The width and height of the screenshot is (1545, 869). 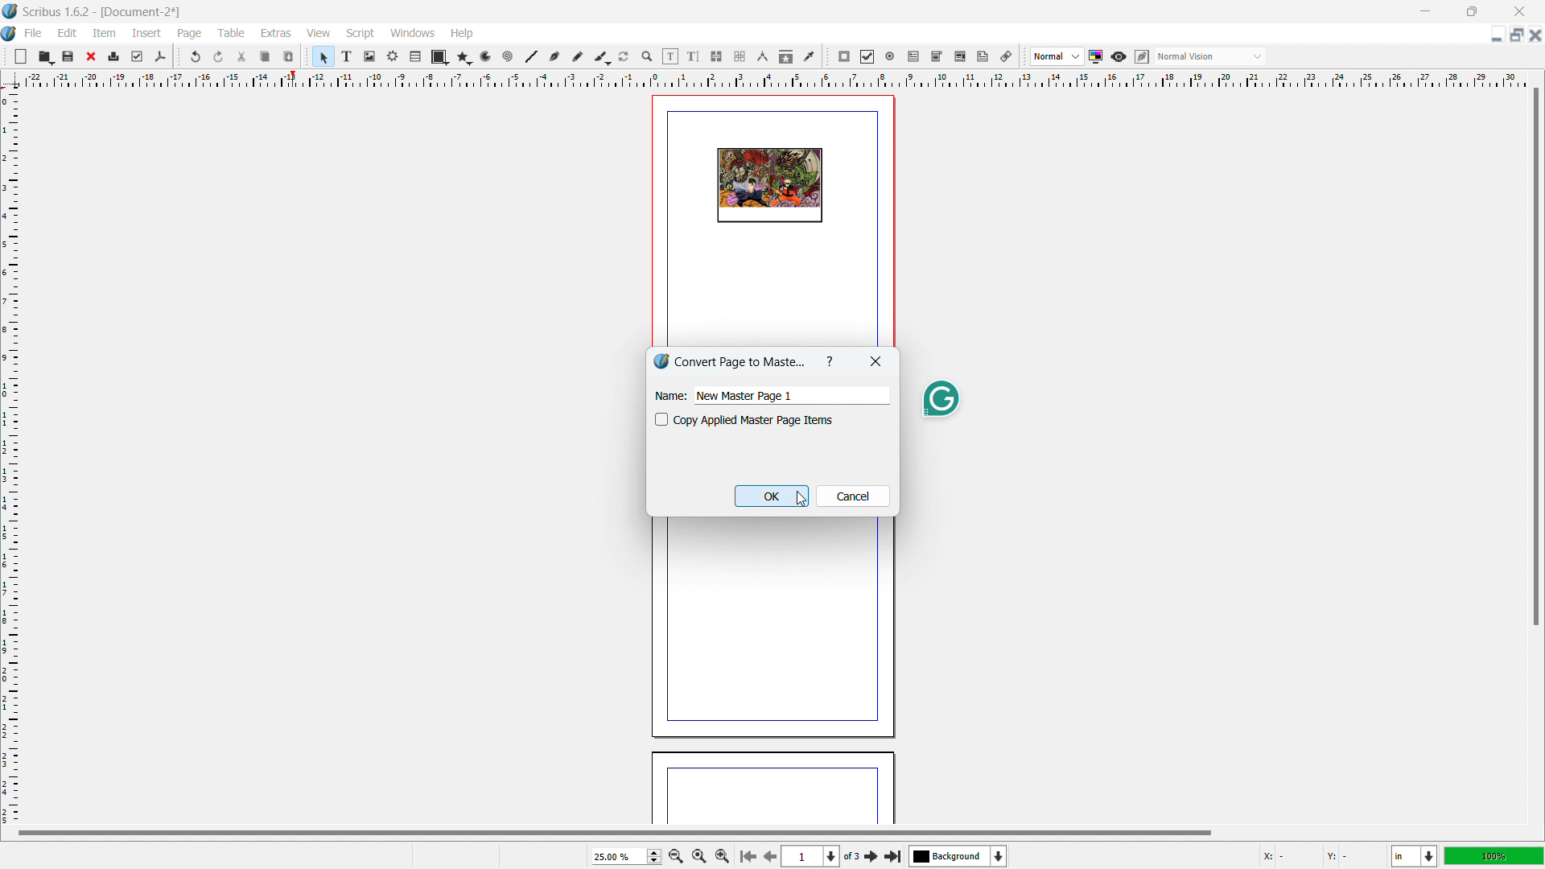 I want to click on link annotation, so click(x=1007, y=56).